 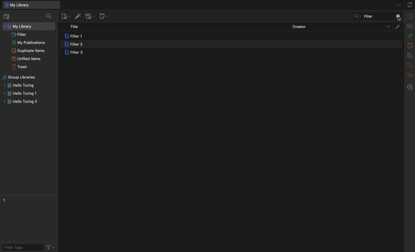 I want to click on Advanced search options, so click(x=363, y=16).